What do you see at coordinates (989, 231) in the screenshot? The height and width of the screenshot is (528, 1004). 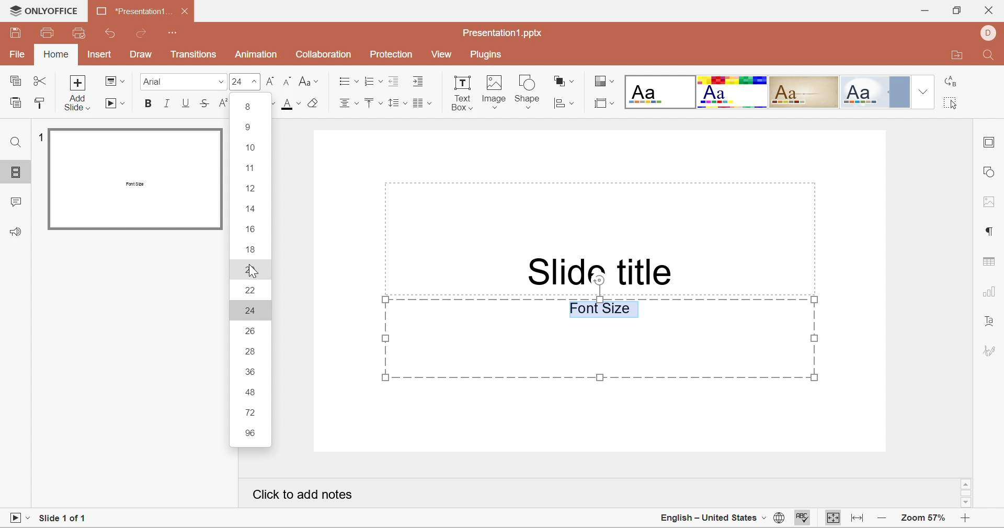 I see `paragraph settings` at bounding box center [989, 231].